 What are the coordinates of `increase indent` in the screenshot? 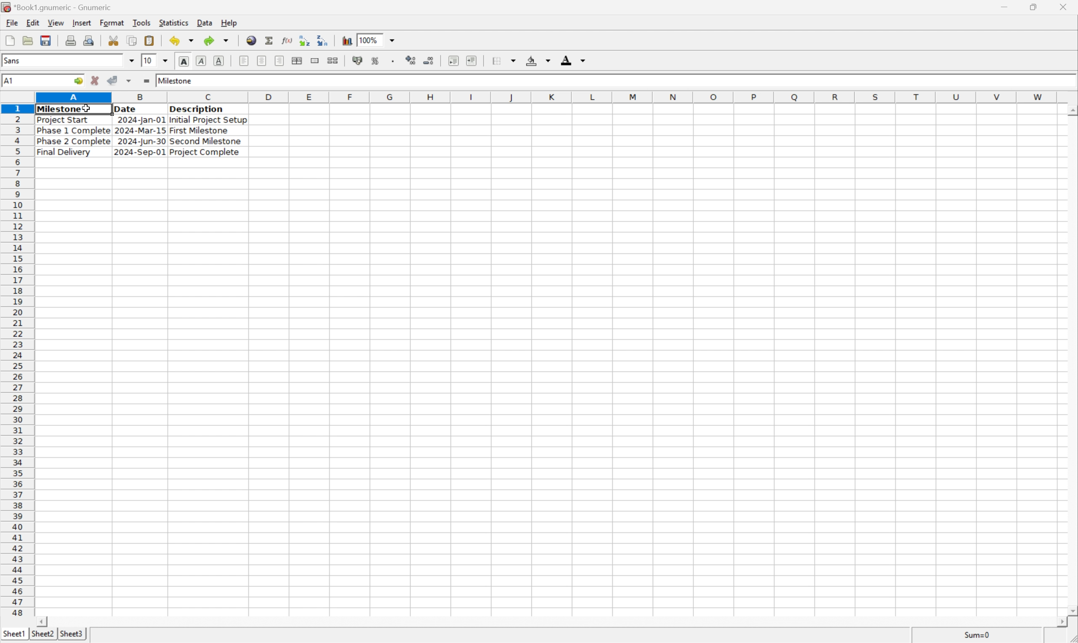 It's located at (474, 61).